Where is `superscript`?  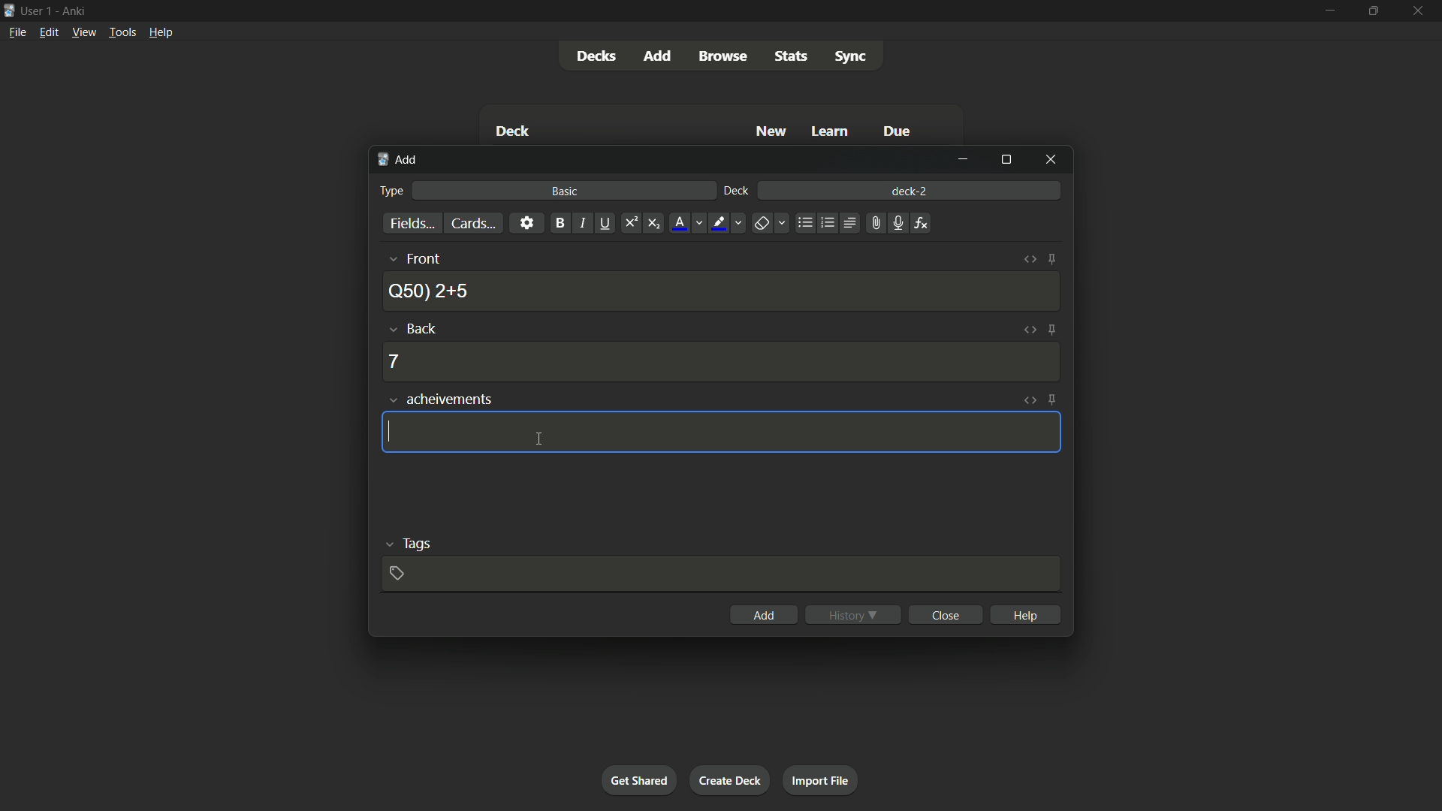 superscript is located at coordinates (630, 223).